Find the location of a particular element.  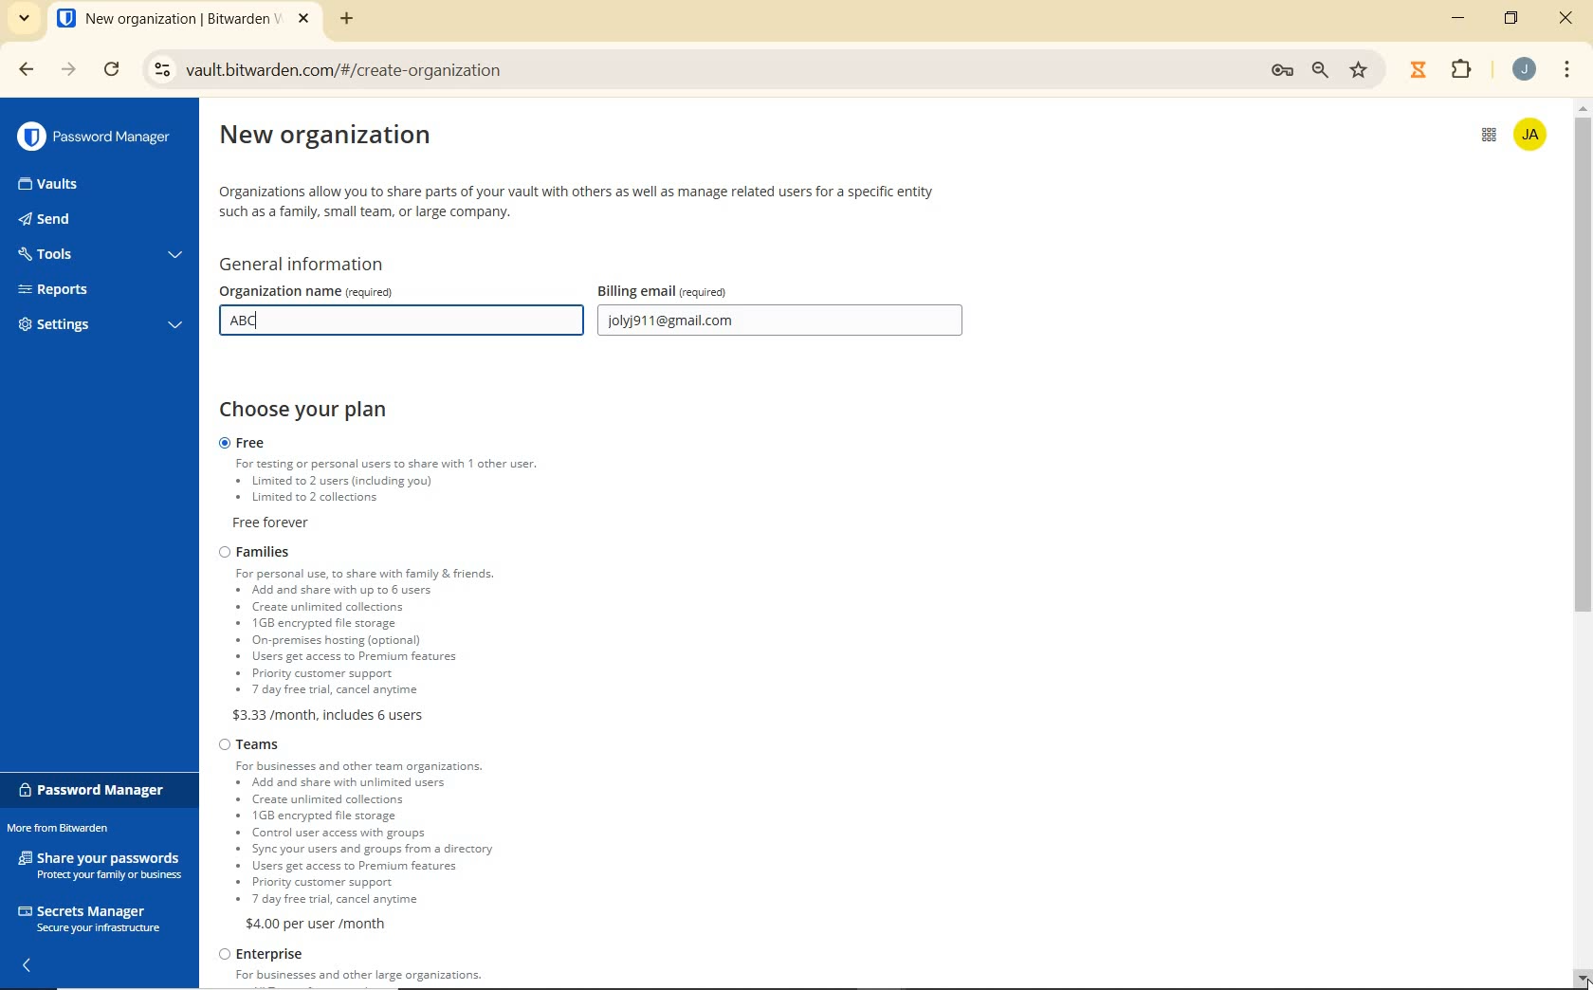

collapse is located at coordinates (29, 966).